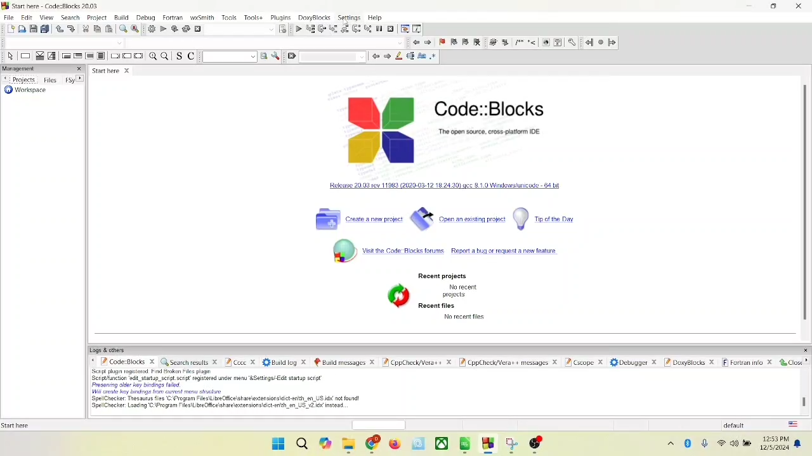 The height and width of the screenshot is (456, 812). What do you see at coordinates (748, 6) in the screenshot?
I see `minimize` at bounding box center [748, 6].